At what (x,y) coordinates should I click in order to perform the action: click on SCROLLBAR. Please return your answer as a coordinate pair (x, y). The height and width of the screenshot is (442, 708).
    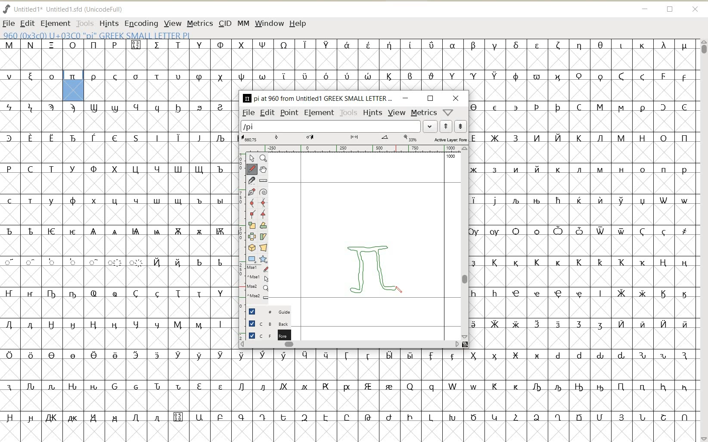
    Looking at the image, I should click on (465, 243).